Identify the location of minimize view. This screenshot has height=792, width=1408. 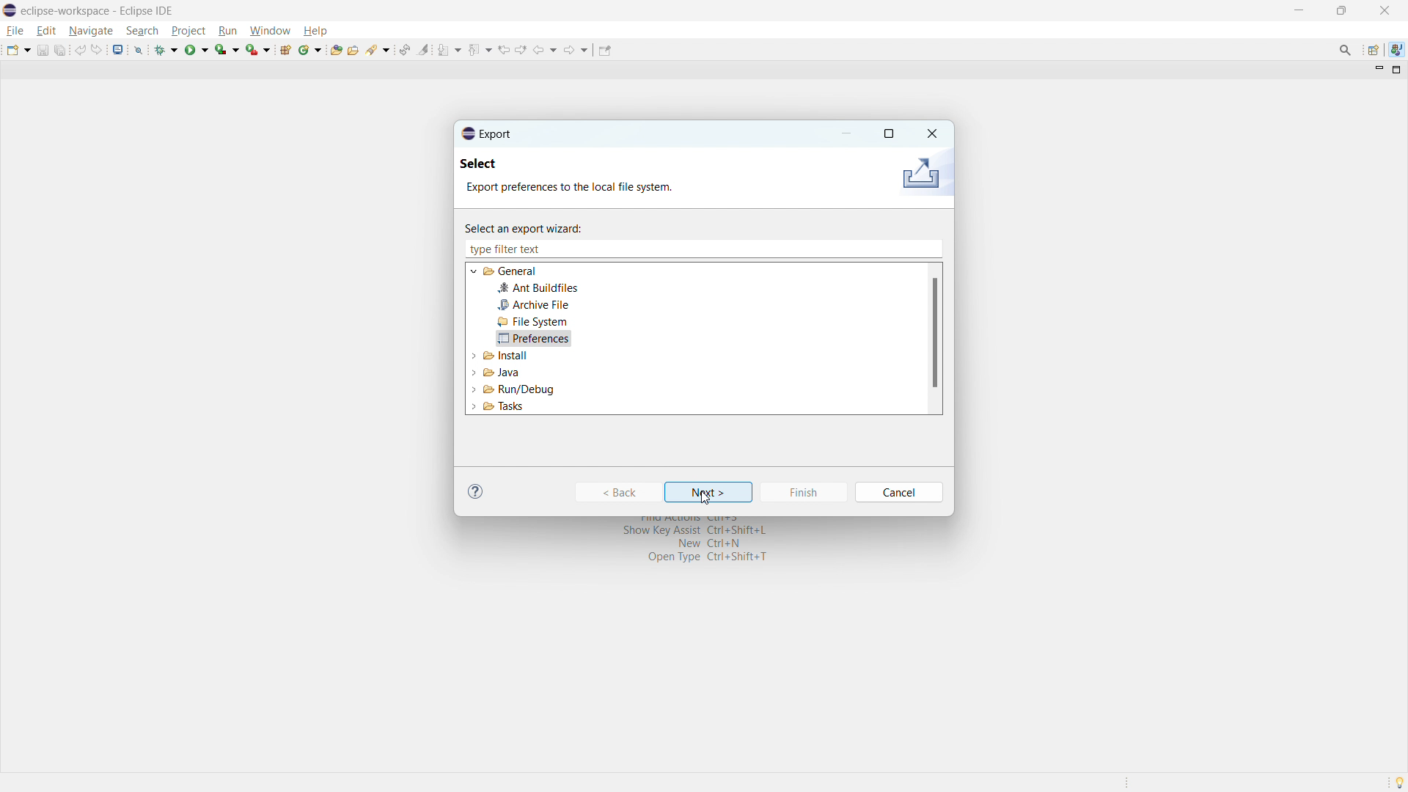
(1377, 70).